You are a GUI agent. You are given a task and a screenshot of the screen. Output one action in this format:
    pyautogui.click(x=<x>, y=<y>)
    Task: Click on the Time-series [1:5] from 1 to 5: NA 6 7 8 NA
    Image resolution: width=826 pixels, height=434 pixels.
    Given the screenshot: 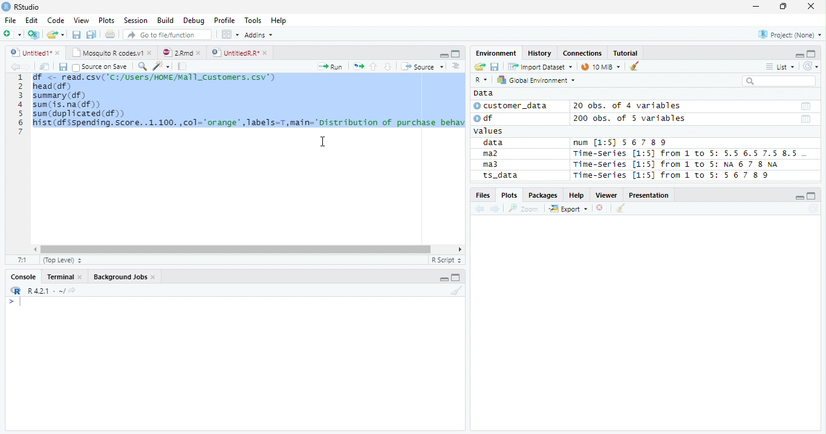 What is the action you would take?
    pyautogui.click(x=681, y=165)
    